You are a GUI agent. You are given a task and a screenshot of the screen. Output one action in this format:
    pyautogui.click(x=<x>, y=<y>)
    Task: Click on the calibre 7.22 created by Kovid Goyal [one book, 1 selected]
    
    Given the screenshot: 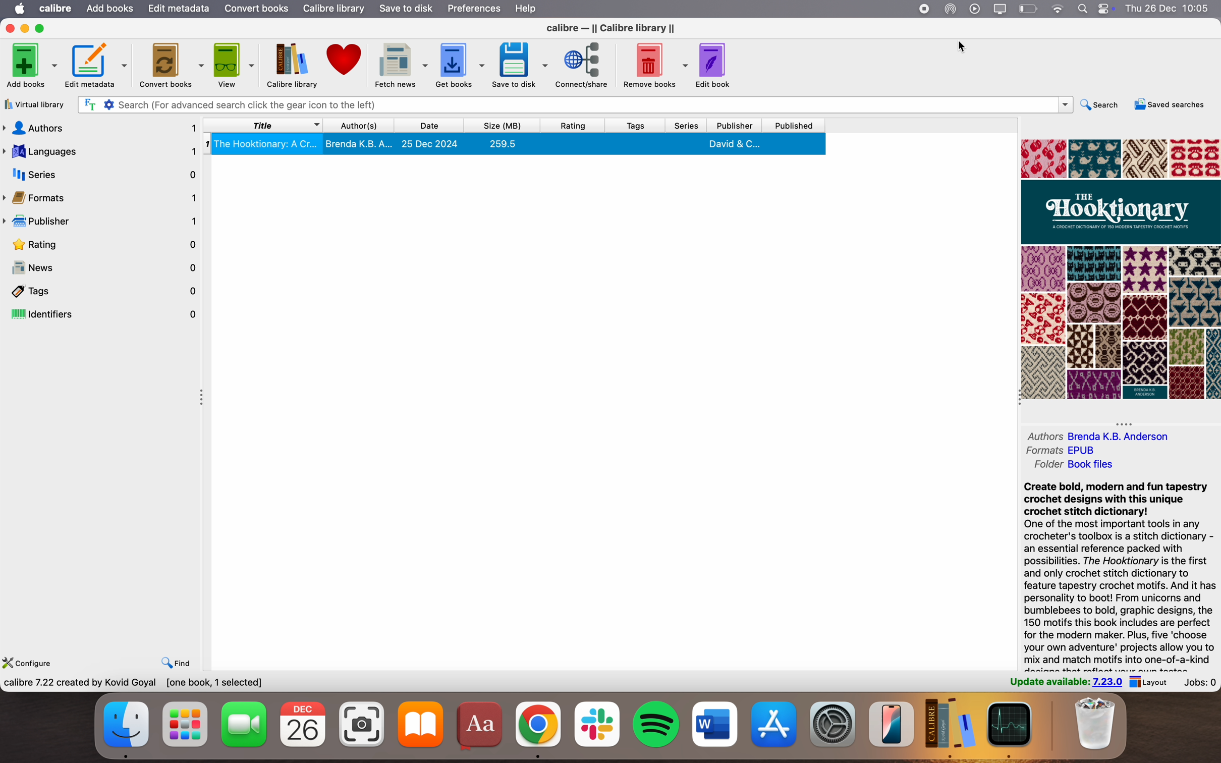 What is the action you would take?
    pyautogui.click(x=133, y=682)
    